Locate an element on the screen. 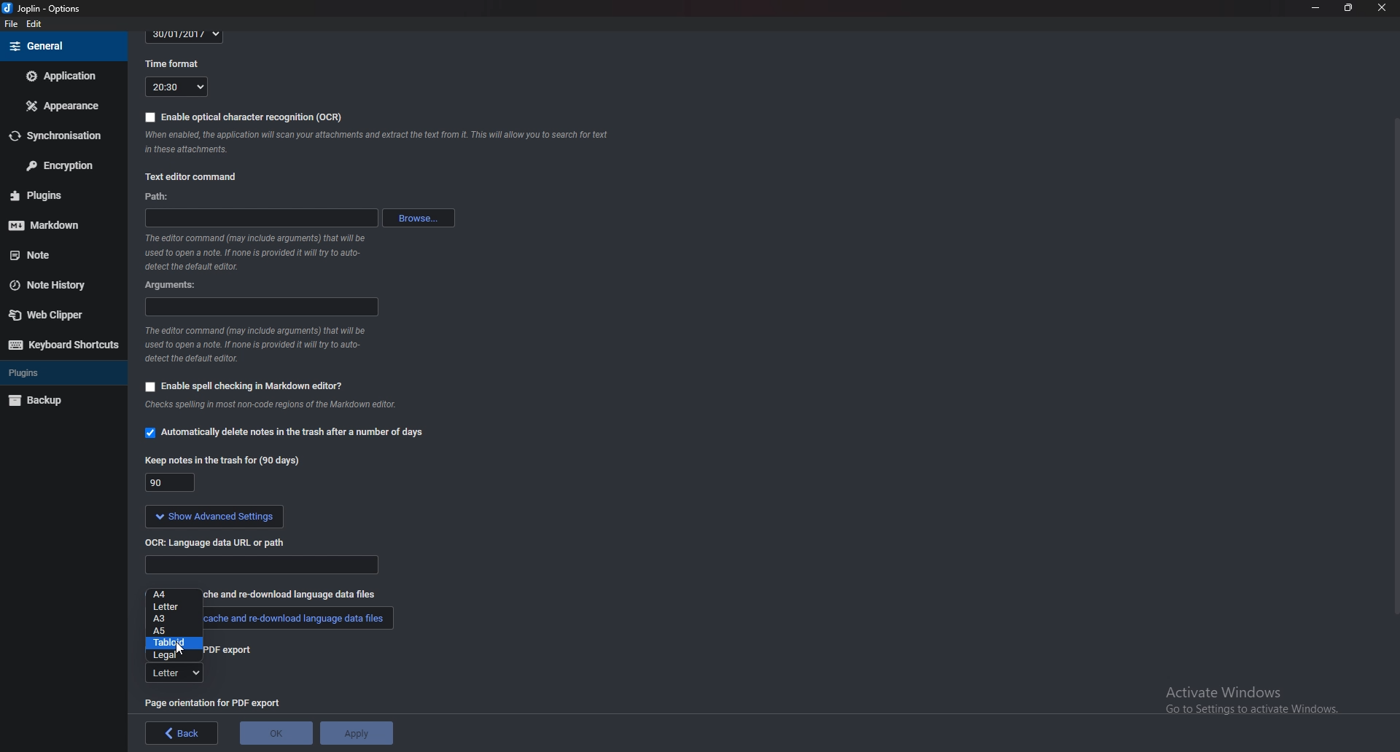 The height and width of the screenshot is (752, 1400). Markdown is located at coordinates (55, 224).